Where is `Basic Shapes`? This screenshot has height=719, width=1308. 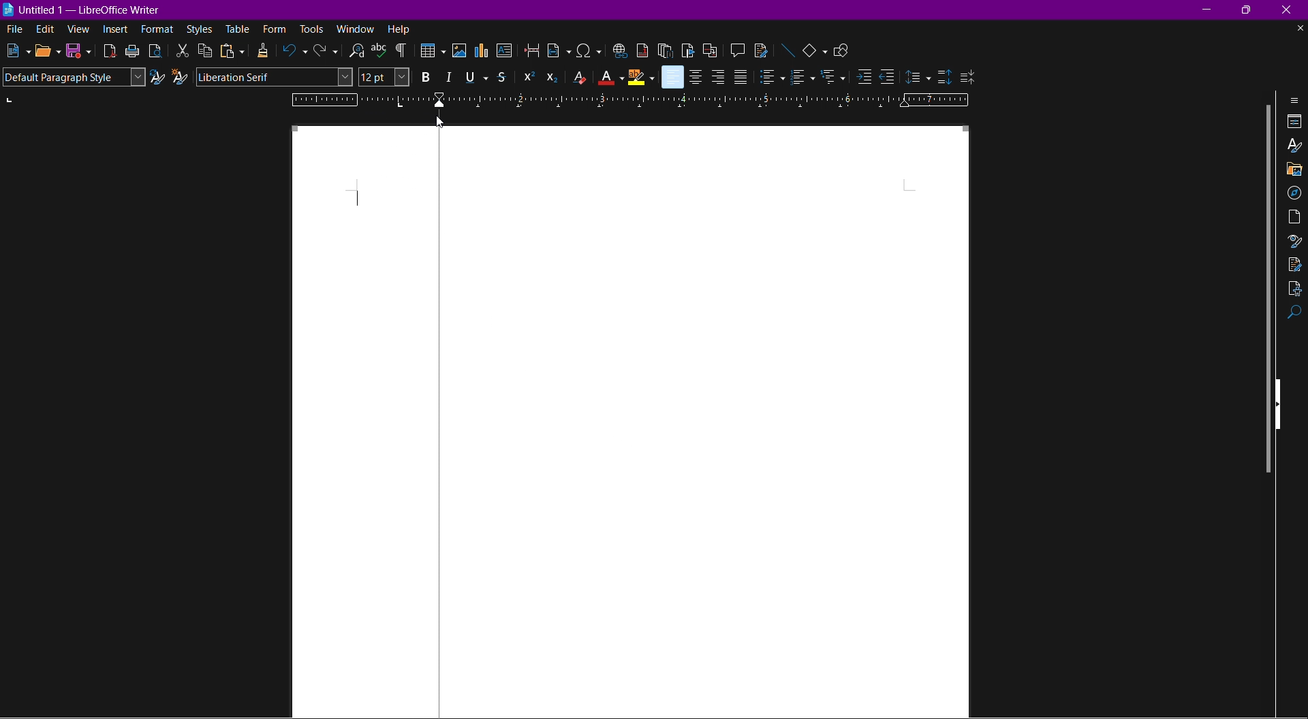 Basic Shapes is located at coordinates (816, 49).